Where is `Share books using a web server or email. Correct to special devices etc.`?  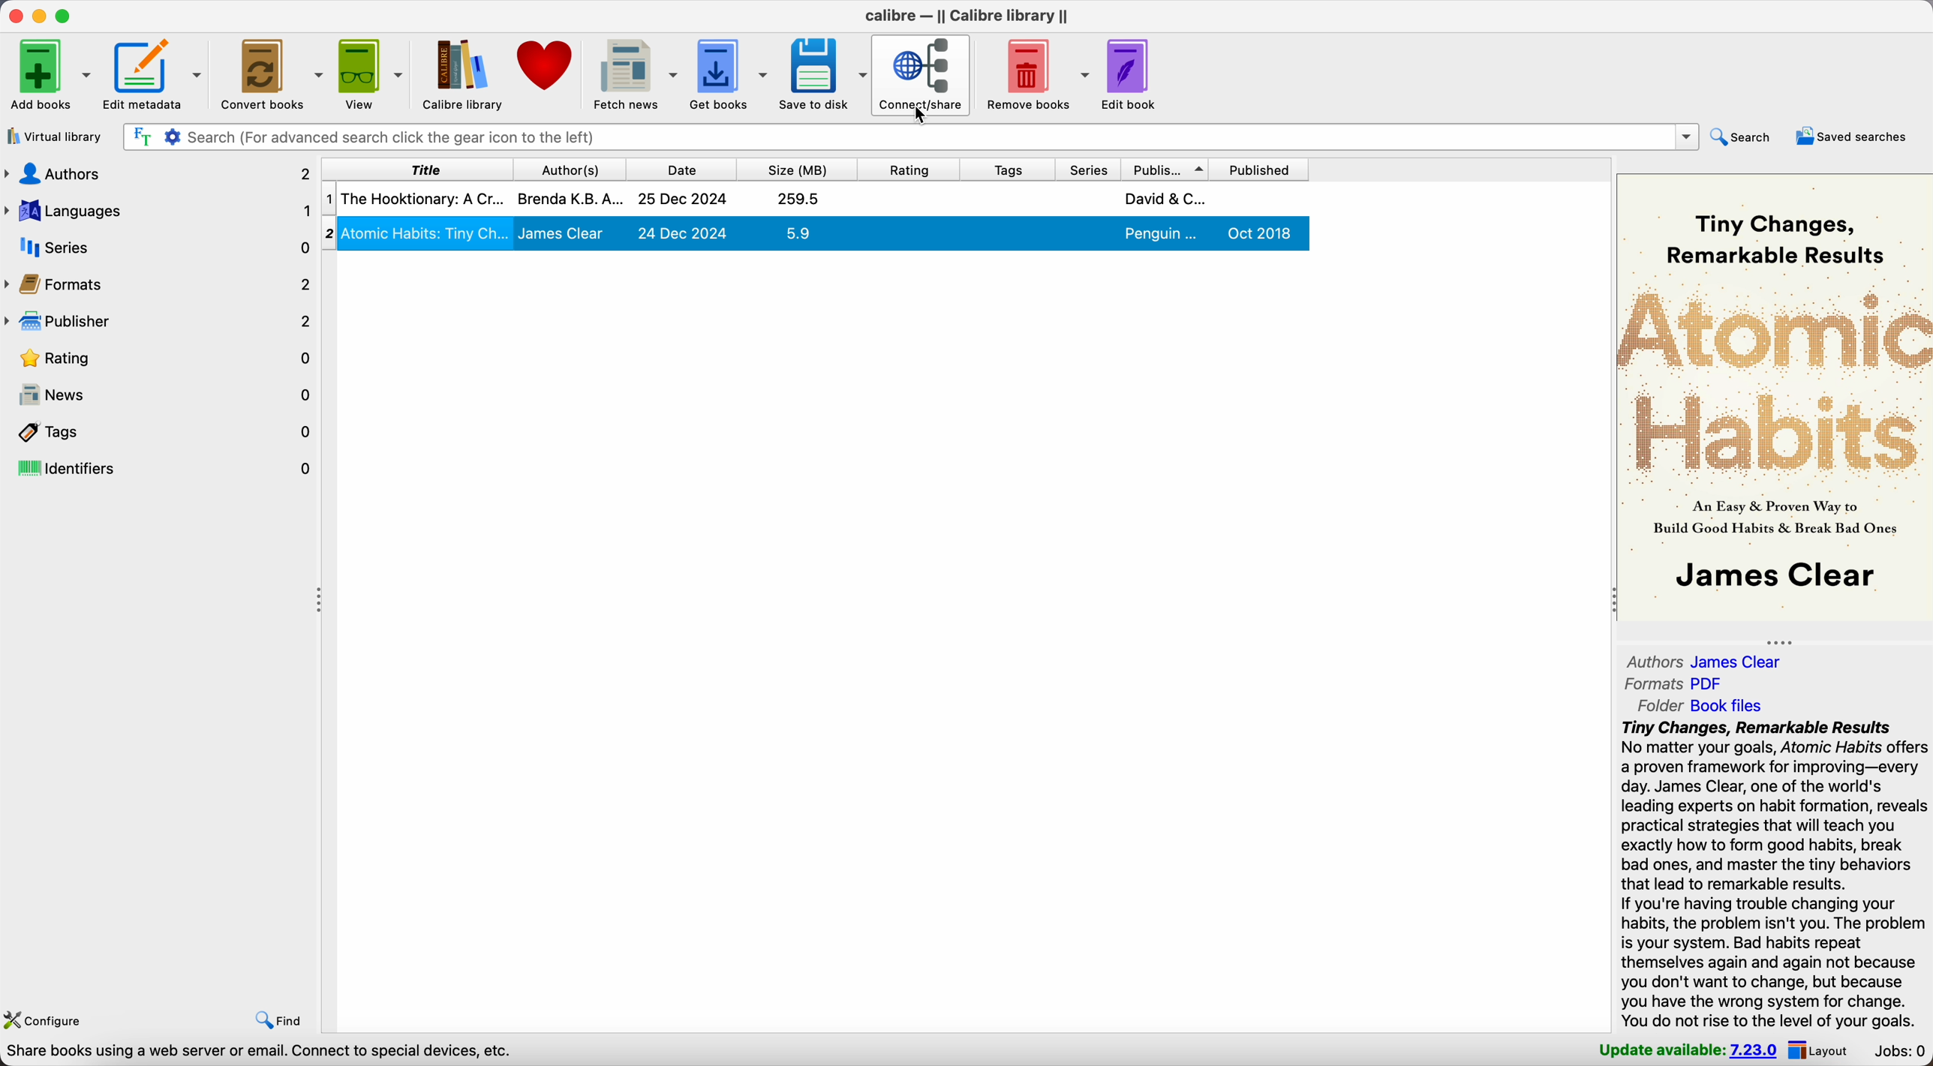
Share books using a web server or email. Correct to special devices etc. is located at coordinates (260, 1053).